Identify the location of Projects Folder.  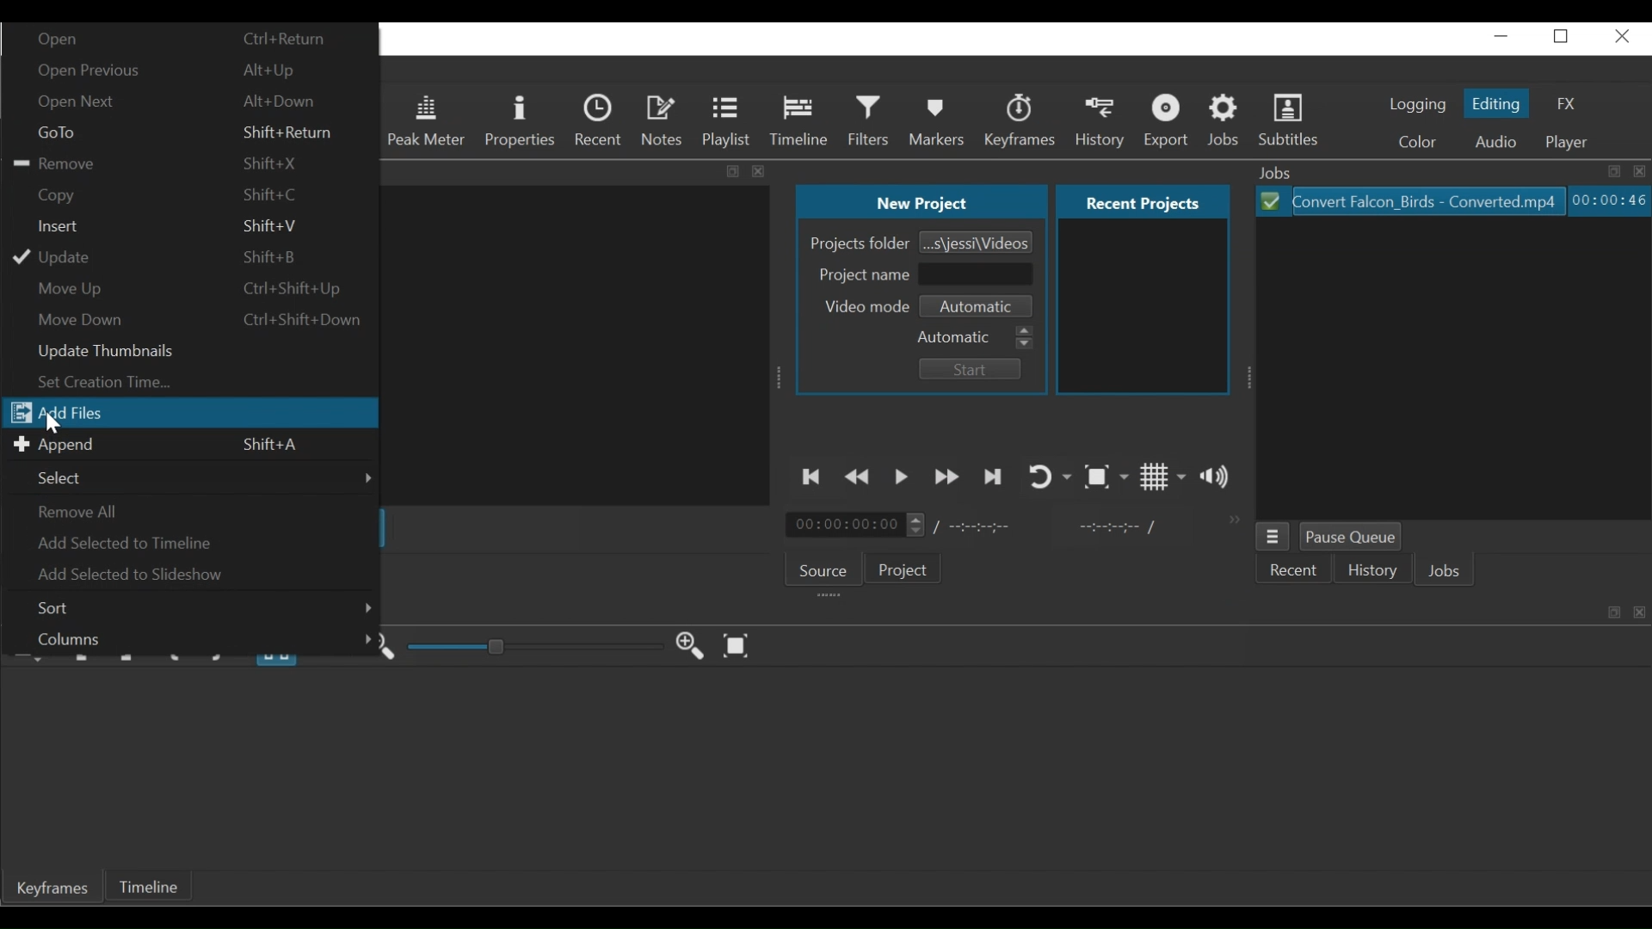
(859, 245).